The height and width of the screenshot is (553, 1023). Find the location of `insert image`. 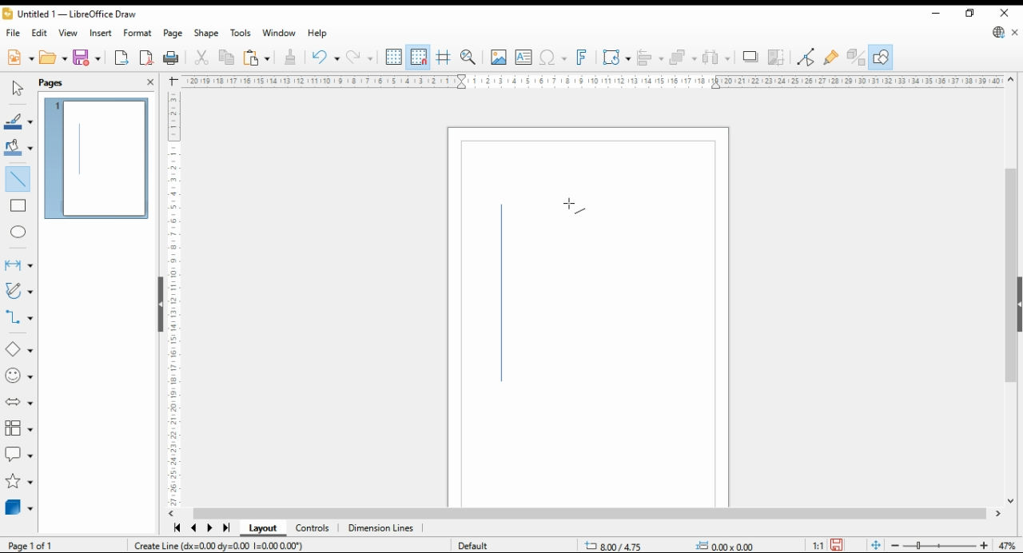

insert image is located at coordinates (499, 57).